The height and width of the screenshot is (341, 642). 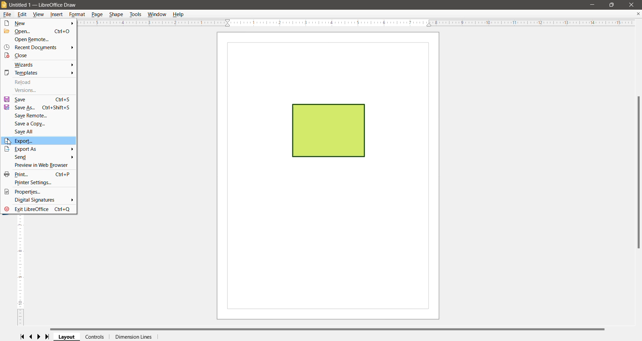 What do you see at coordinates (38, 165) in the screenshot?
I see `Preview in Web Browser` at bounding box center [38, 165].